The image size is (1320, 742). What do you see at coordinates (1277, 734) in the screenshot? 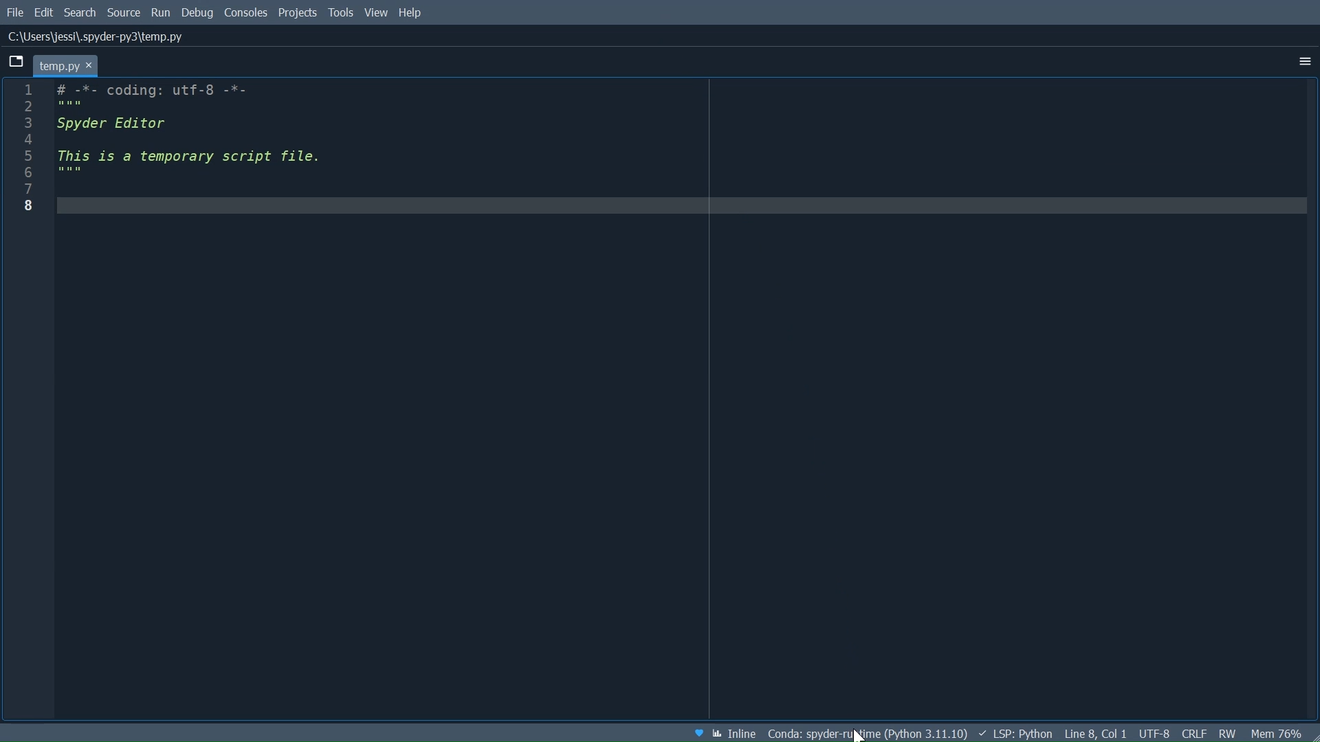
I see `Memory Usage` at bounding box center [1277, 734].